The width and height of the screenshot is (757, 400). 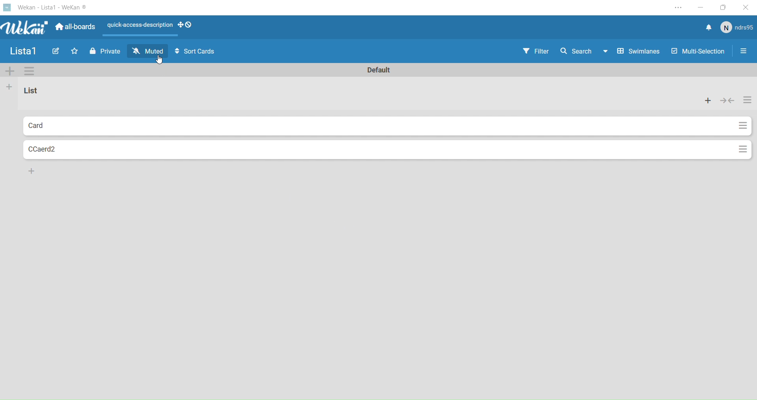 I want to click on Minimize, so click(x=703, y=7).